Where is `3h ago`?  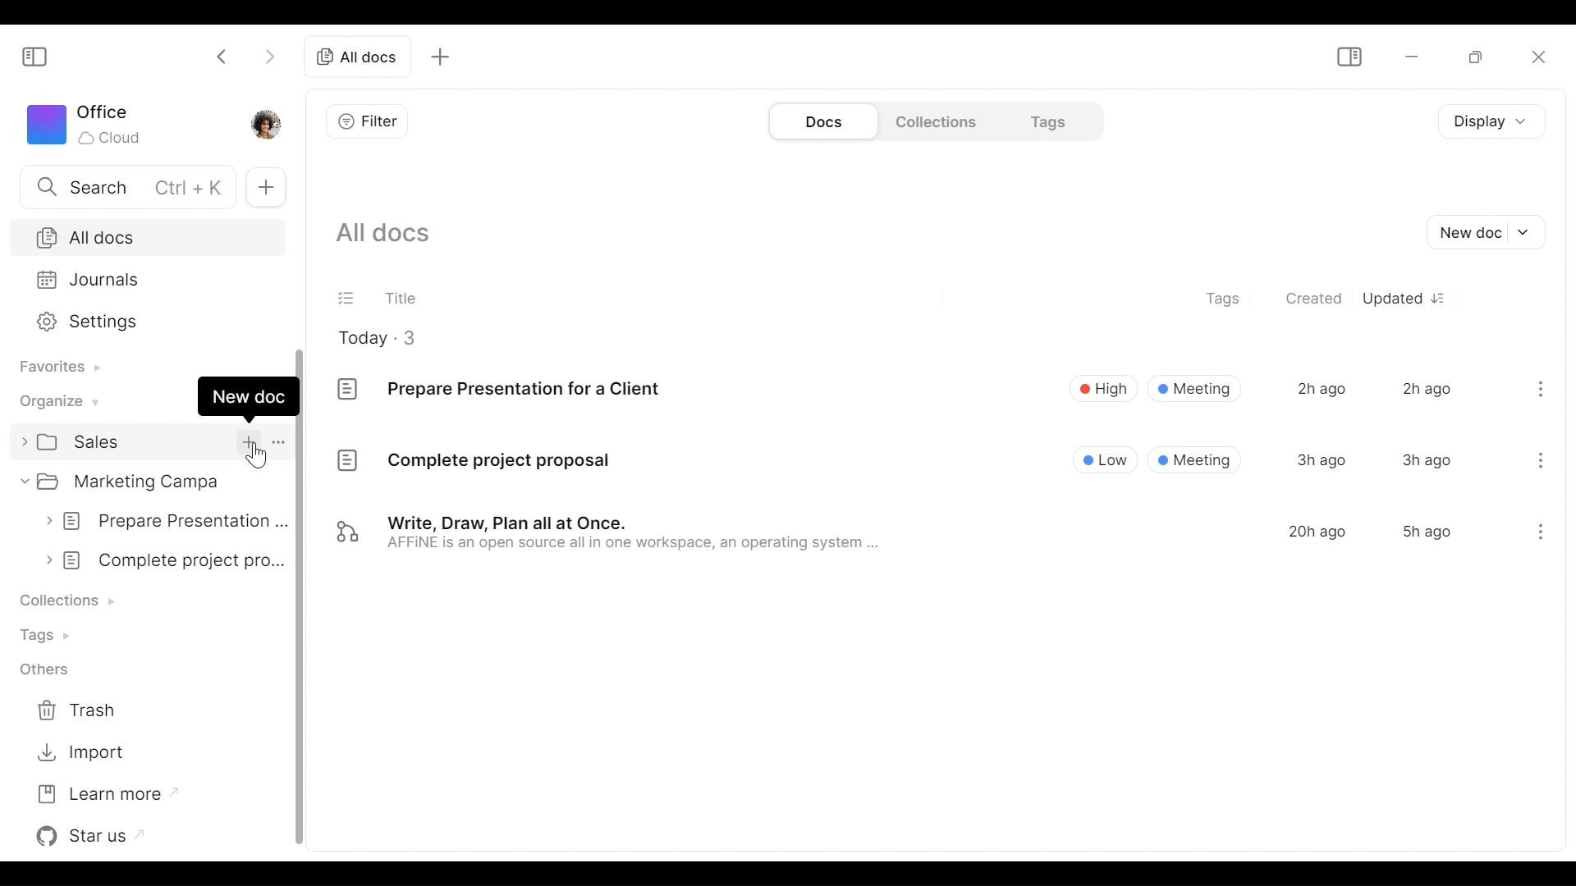 3h ago is located at coordinates (1322, 459).